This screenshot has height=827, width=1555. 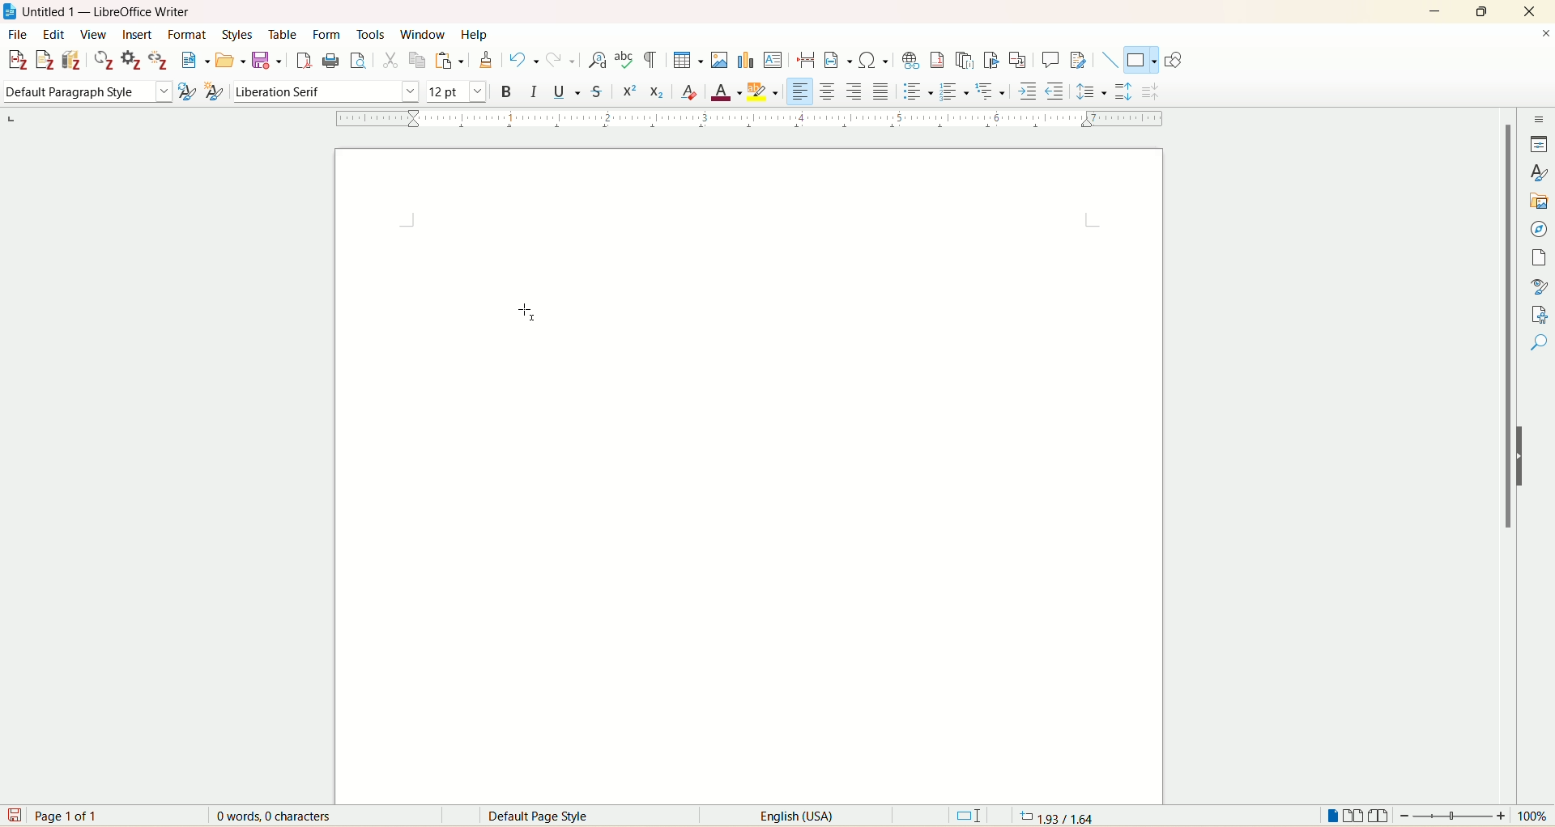 I want to click on insert comment, so click(x=1053, y=60).